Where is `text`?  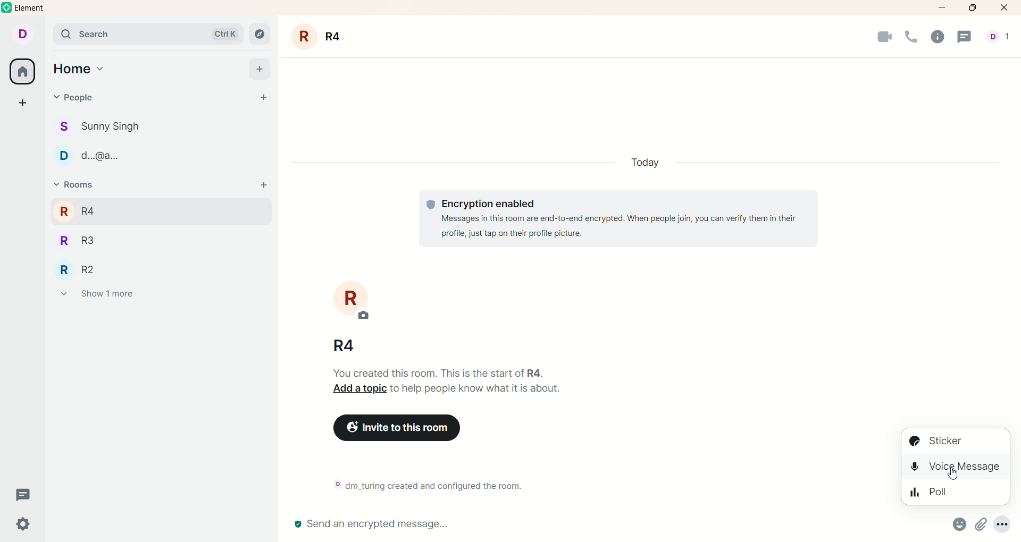 text is located at coordinates (623, 219).